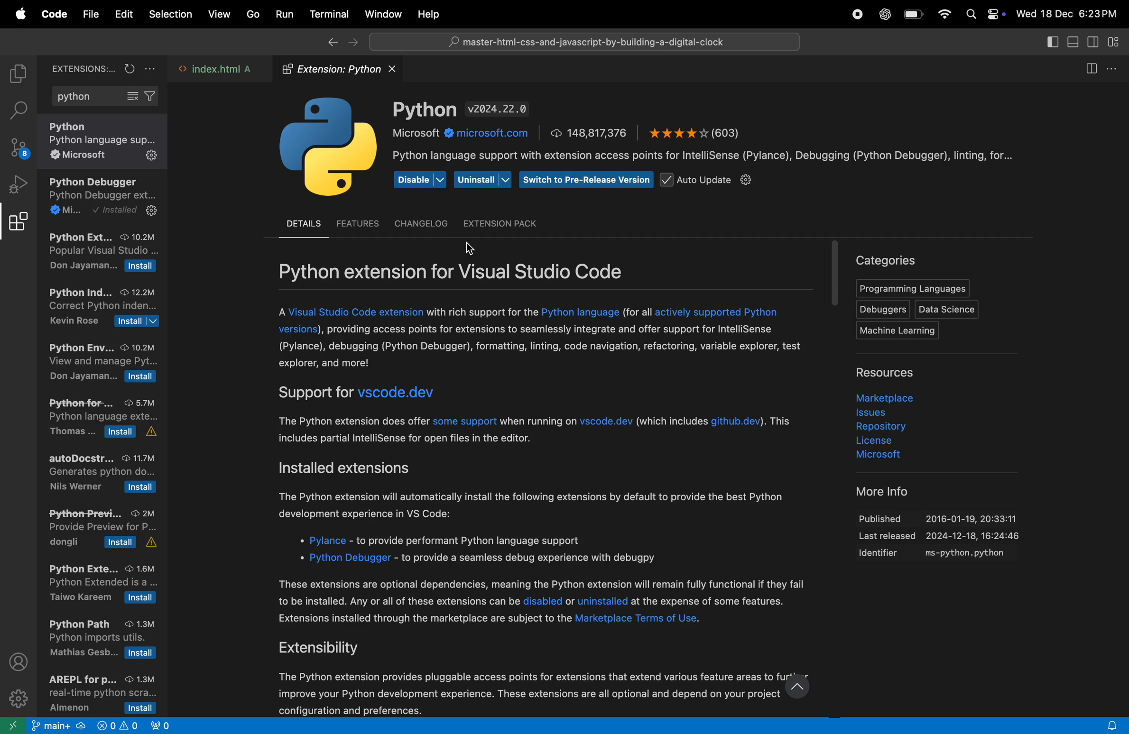 The height and width of the screenshot is (734, 1129). I want to click on More info, so click(875, 491).